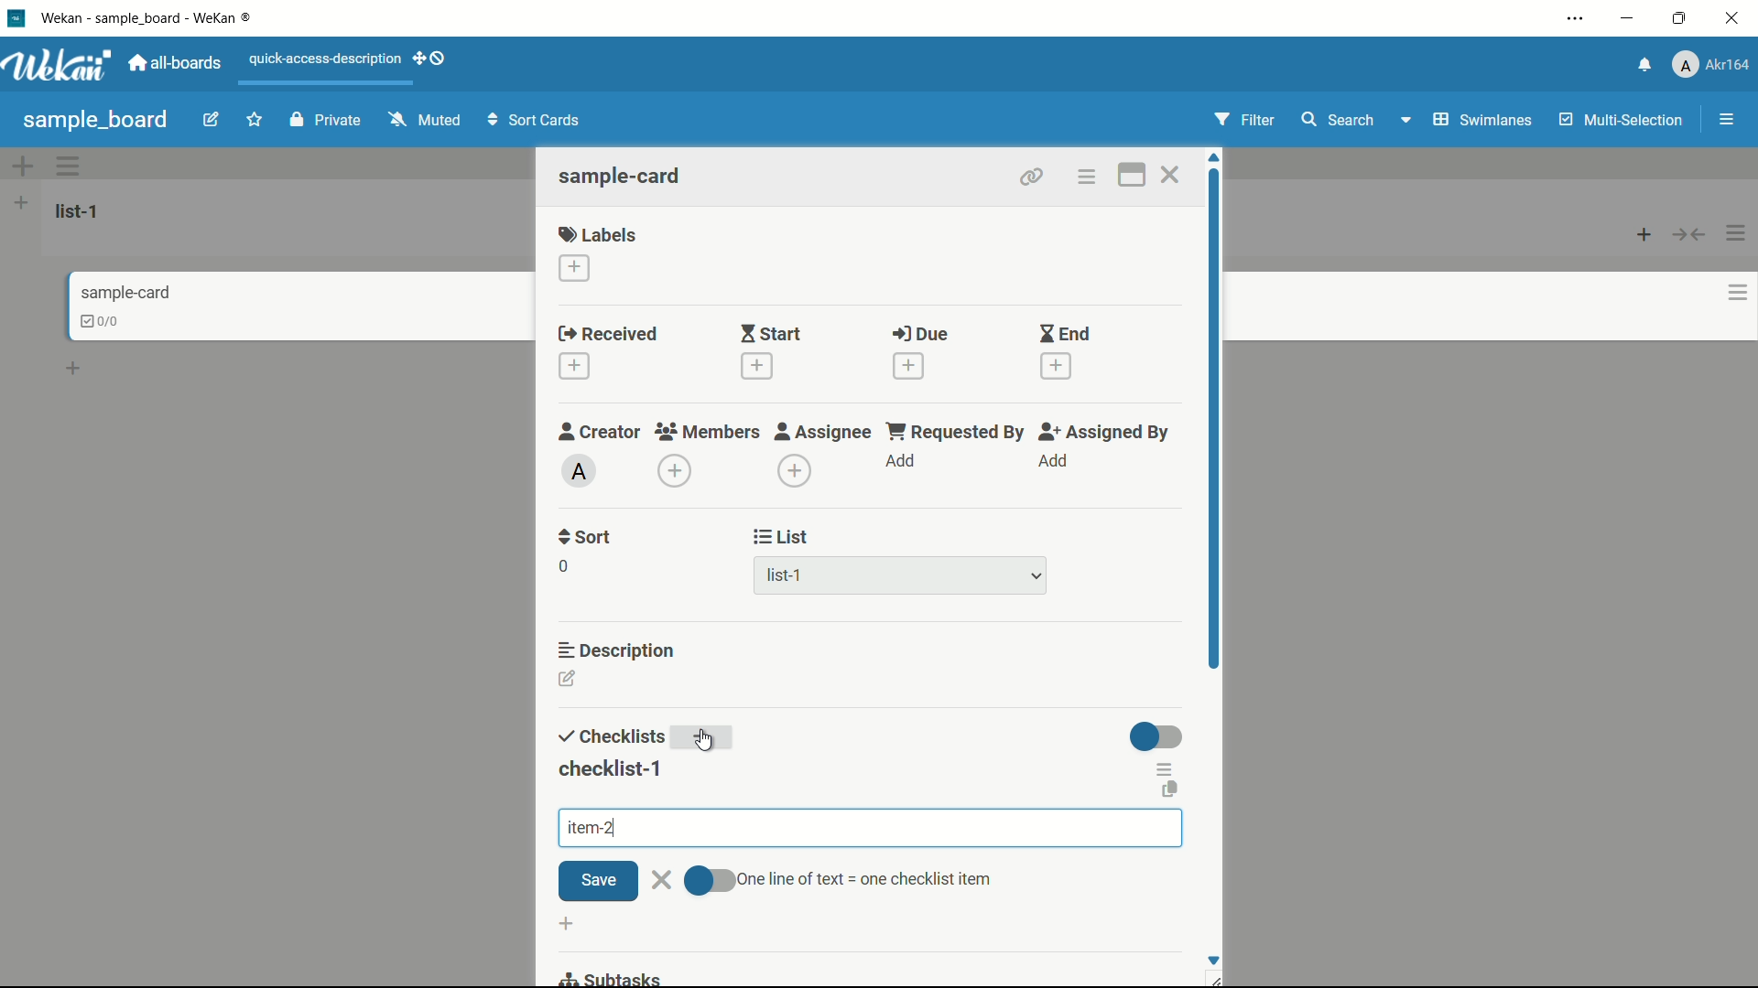  I want to click on sort cards, so click(536, 122).